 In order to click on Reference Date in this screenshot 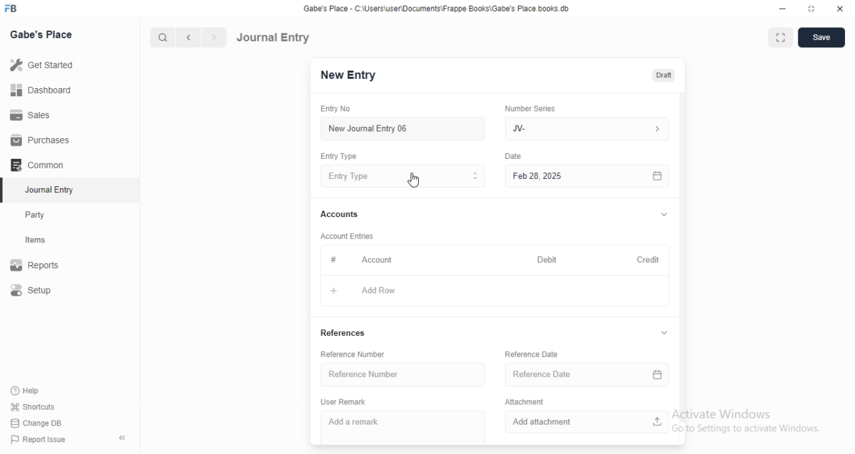, I will do `click(572, 375)`.